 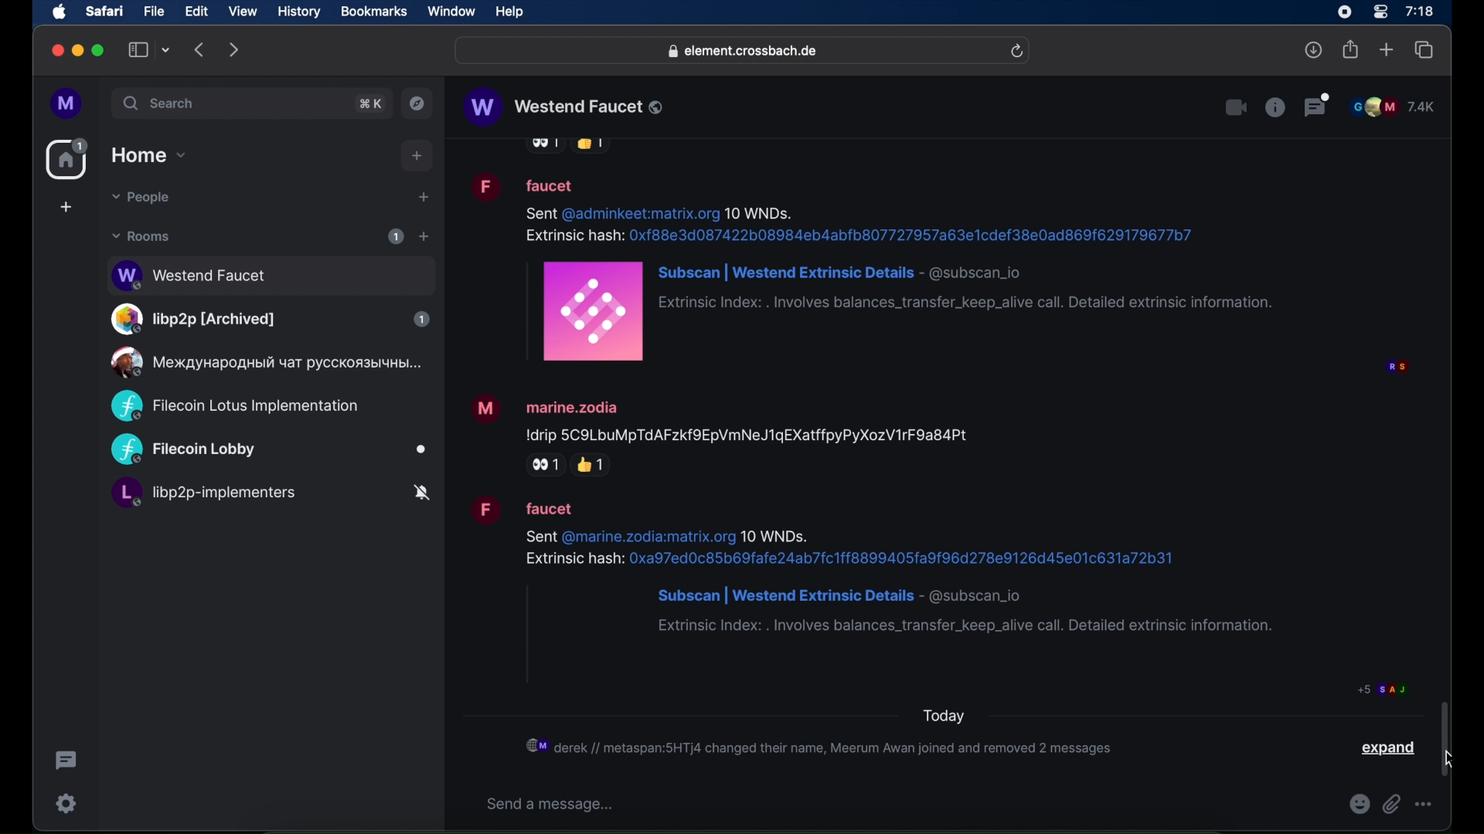 What do you see at coordinates (66, 207) in the screenshot?
I see `create space` at bounding box center [66, 207].